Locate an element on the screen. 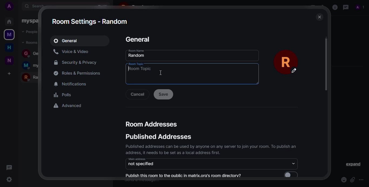 The image size is (369, 187). drop down is located at coordinates (292, 164).